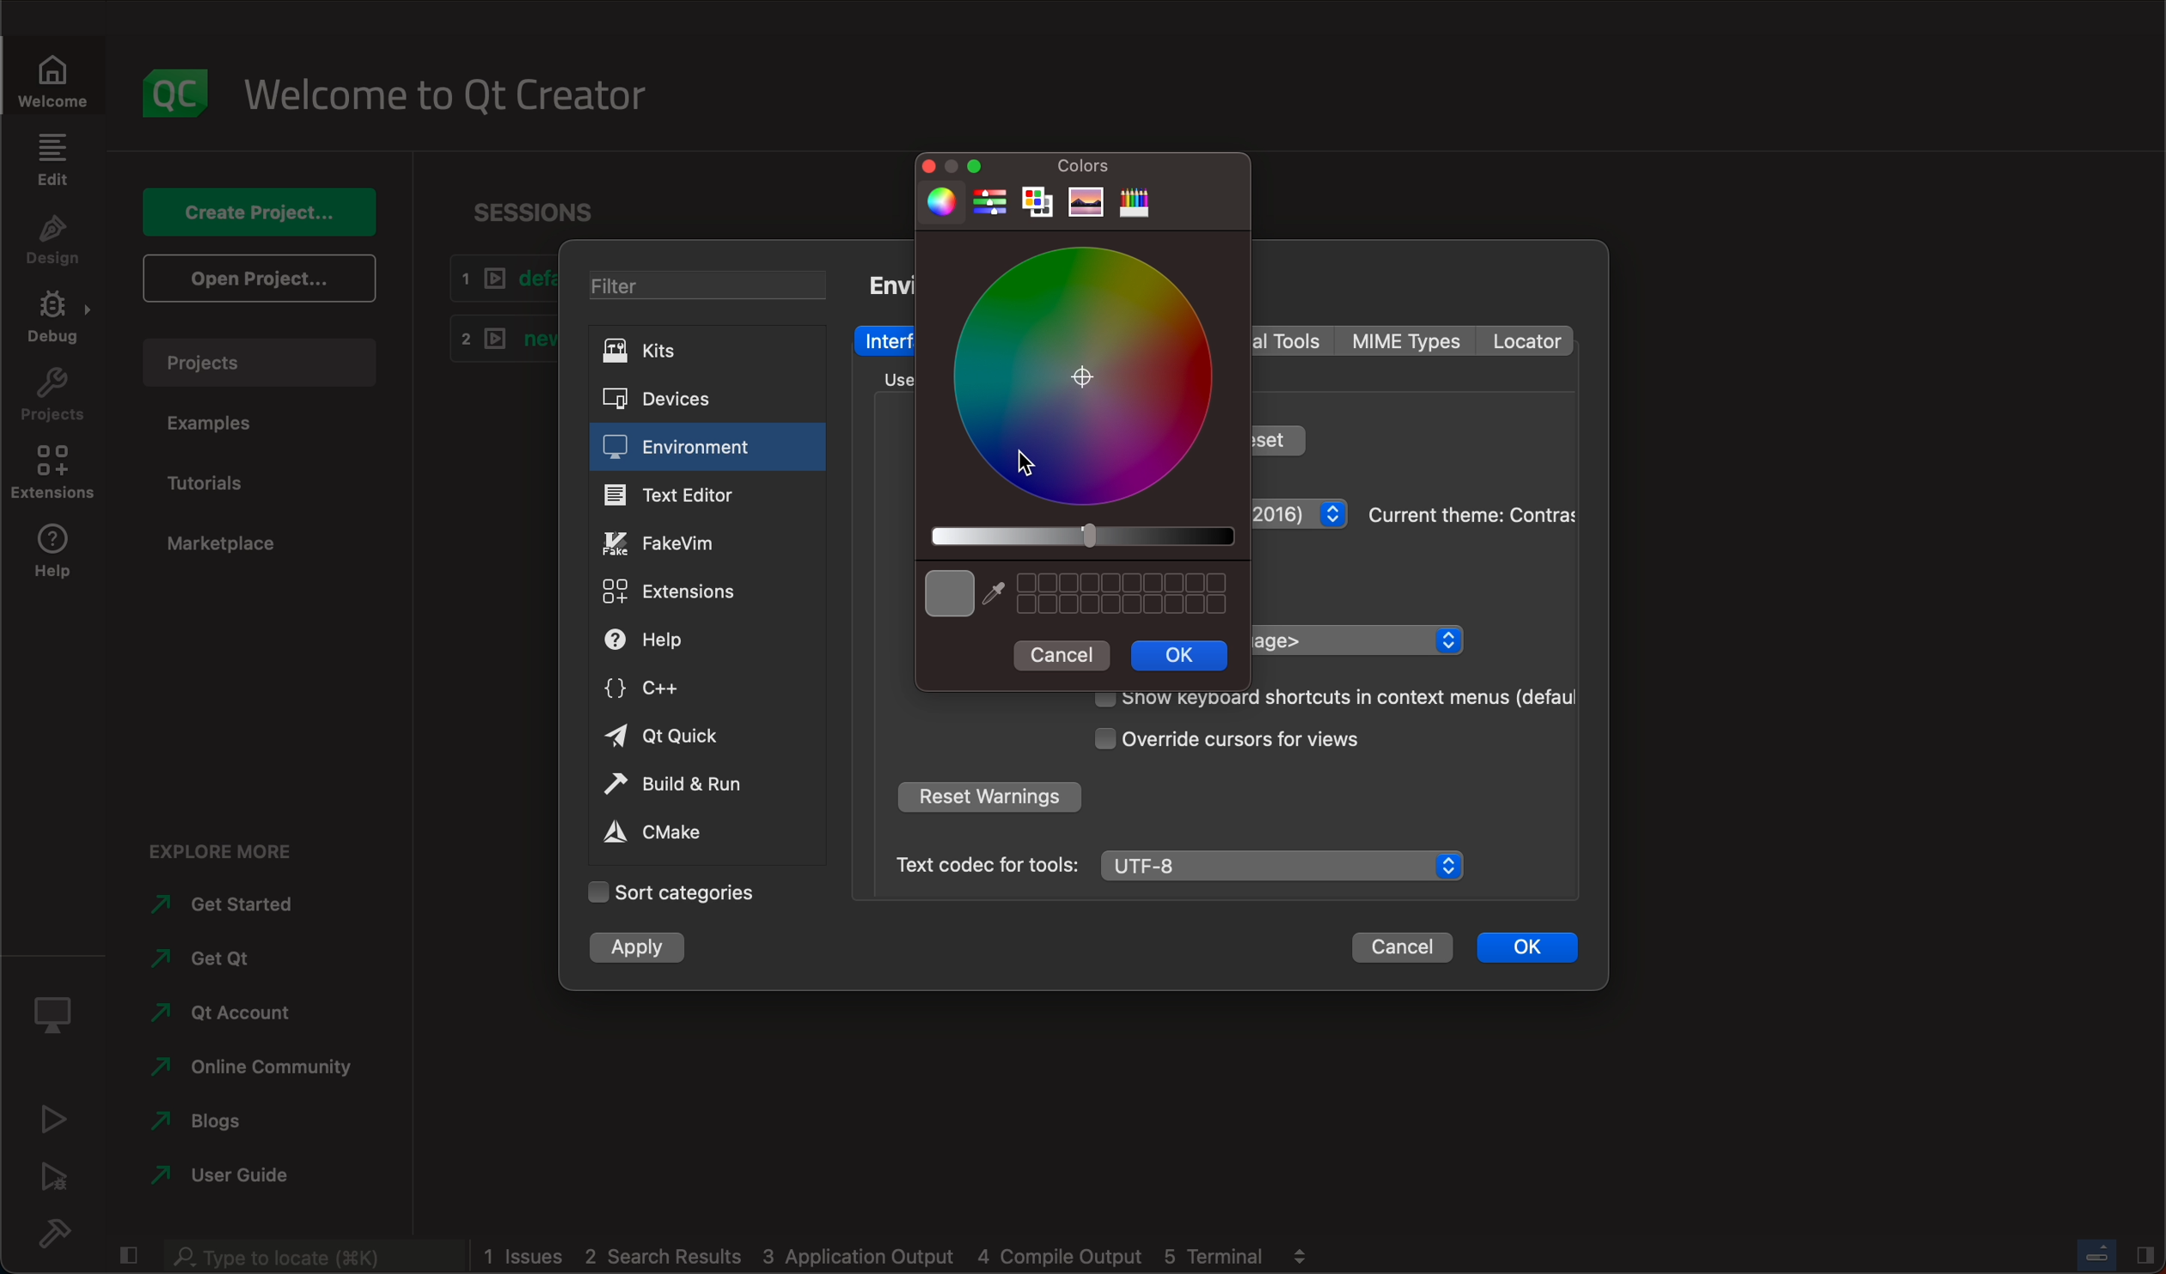 The width and height of the screenshot is (2166, 1274). I want to click on theme, so click(1469, 512).